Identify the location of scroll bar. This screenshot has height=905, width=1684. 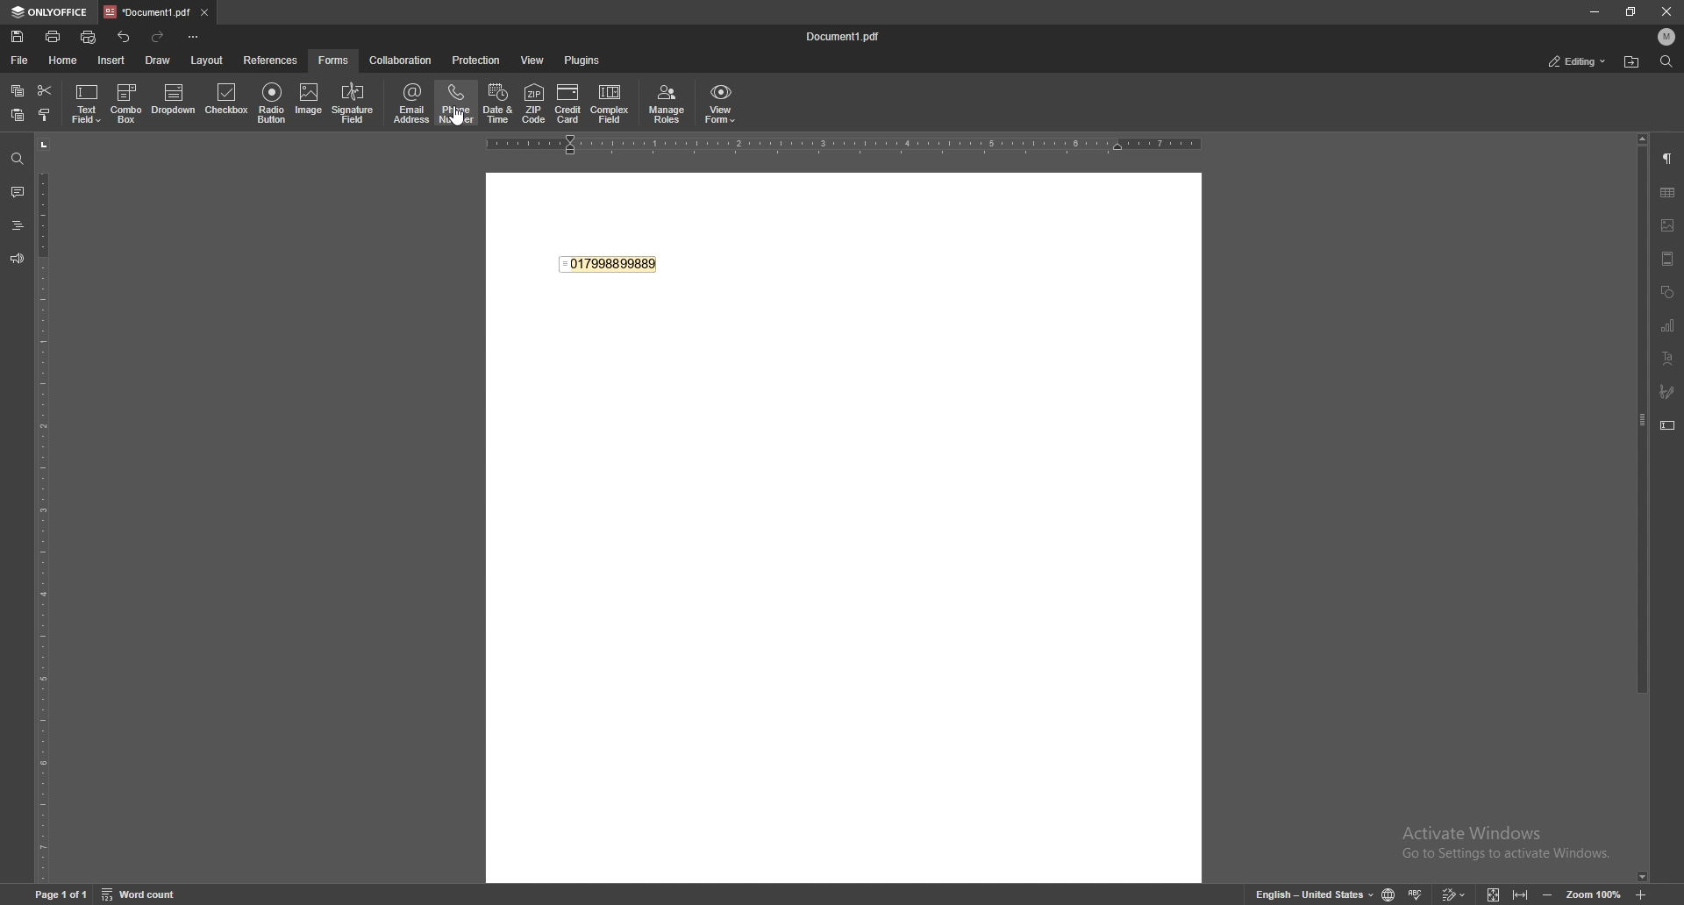
(1640, 510).